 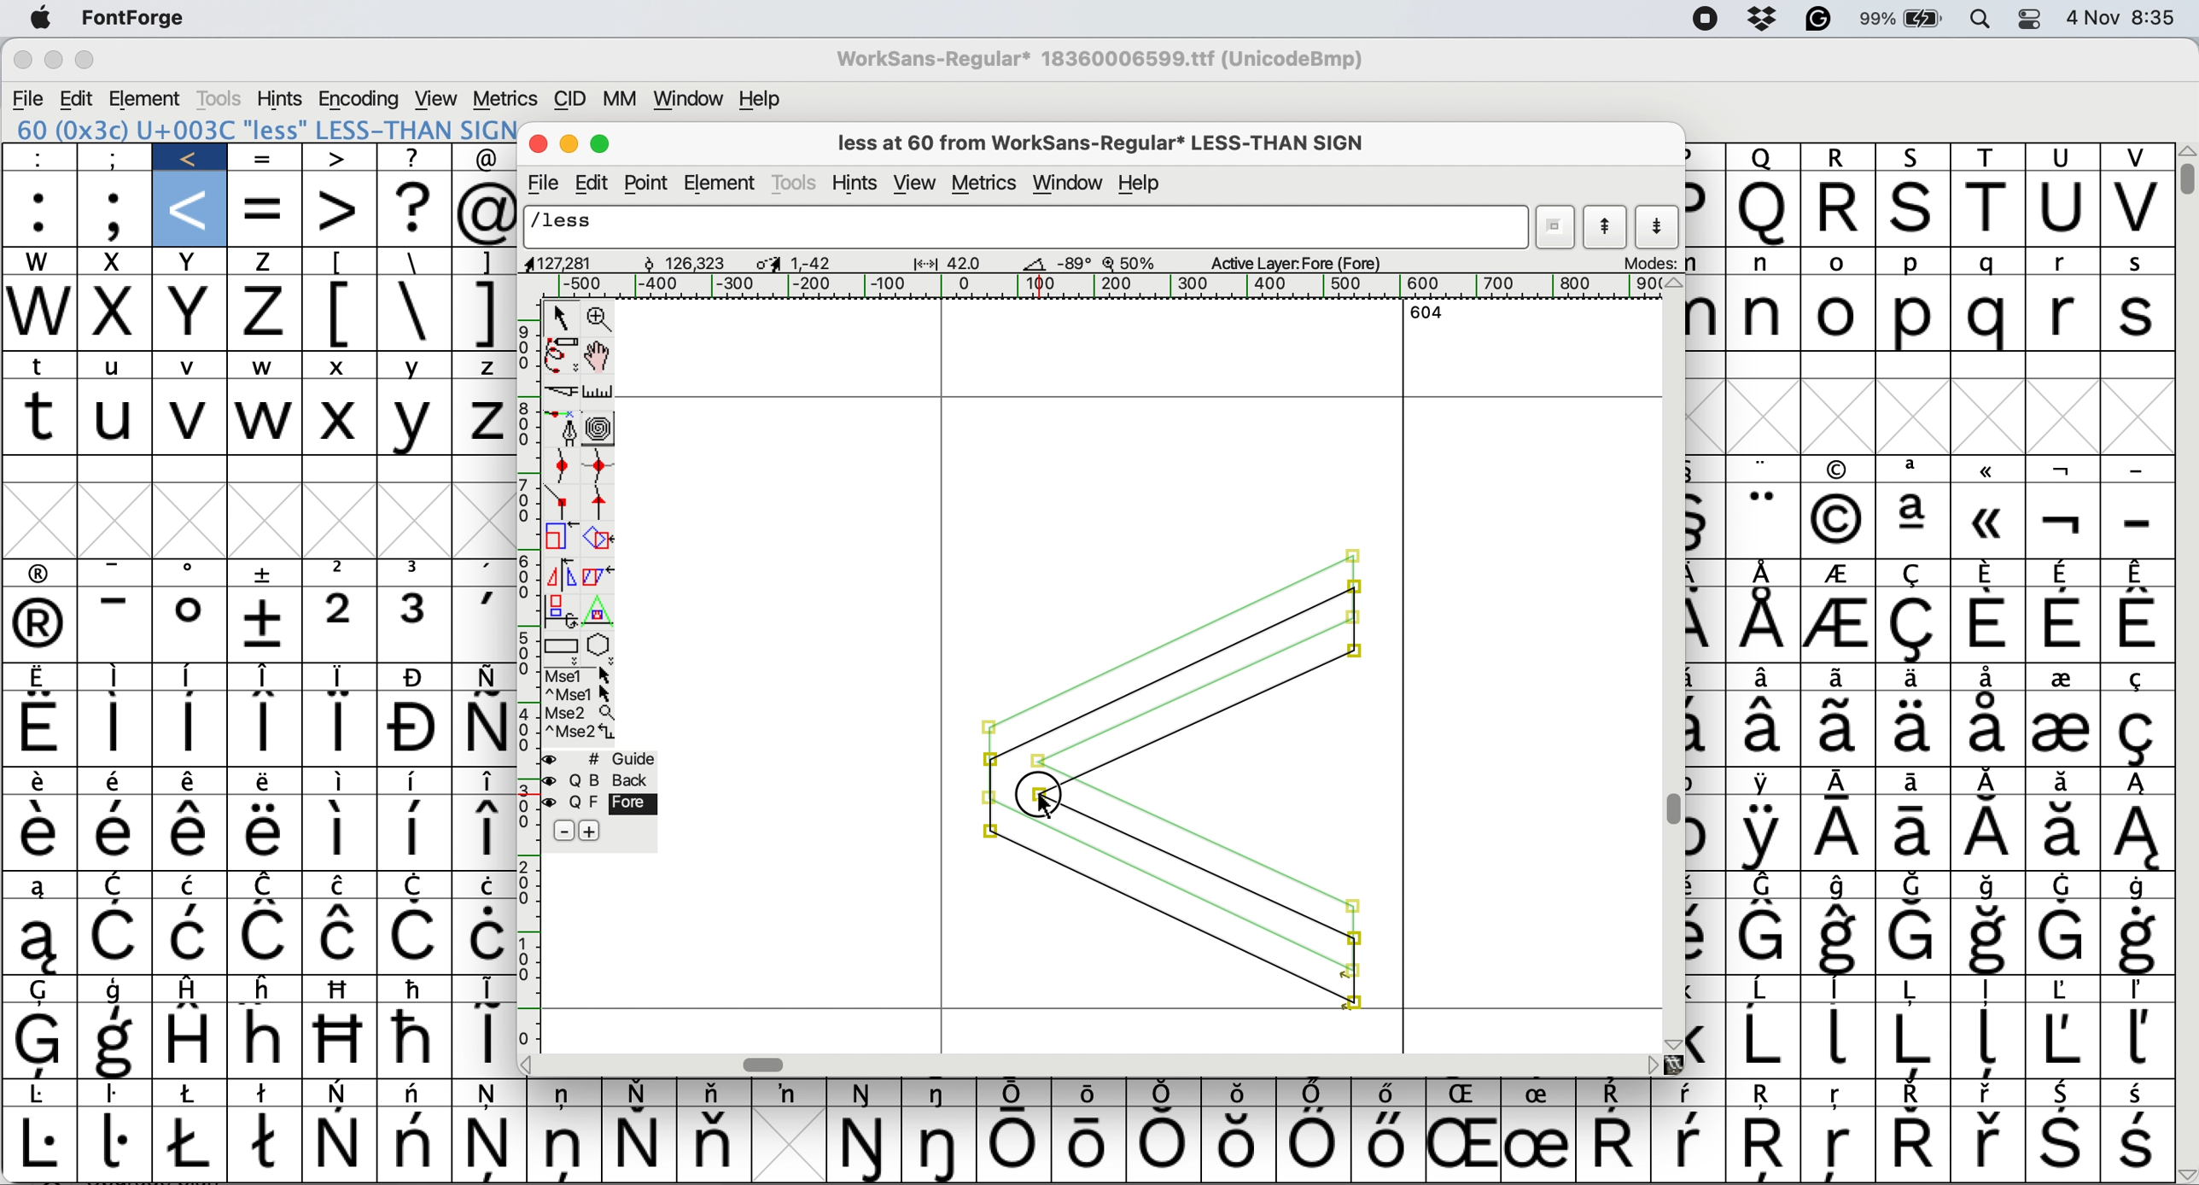 I want to click on Symbol, so click(x=269, y=1147).